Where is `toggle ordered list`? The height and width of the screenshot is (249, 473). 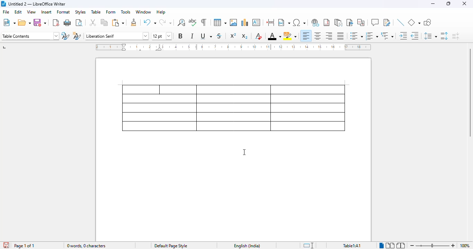 toggle ordered list is located at coordinates (372, 36).